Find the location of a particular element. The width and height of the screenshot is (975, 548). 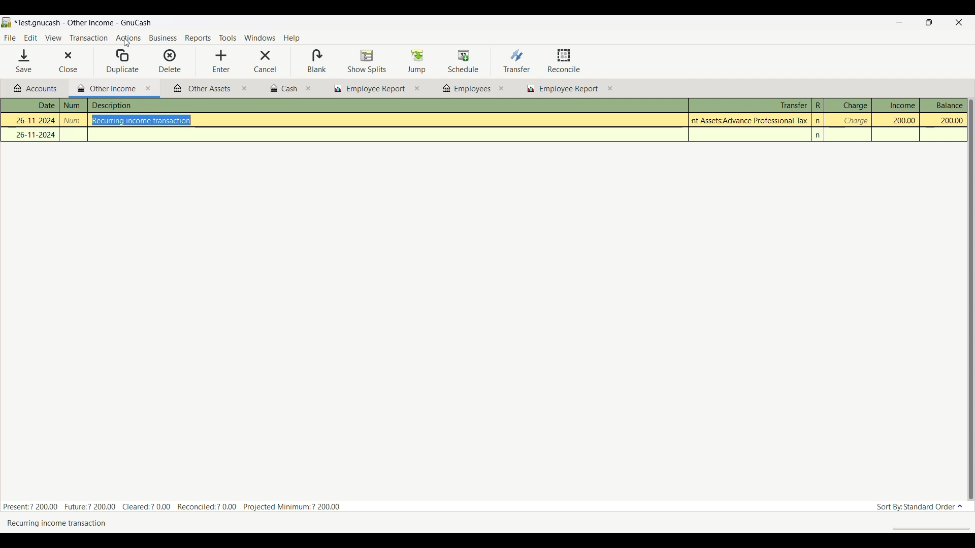

cash is located at coordinates (283, 89).